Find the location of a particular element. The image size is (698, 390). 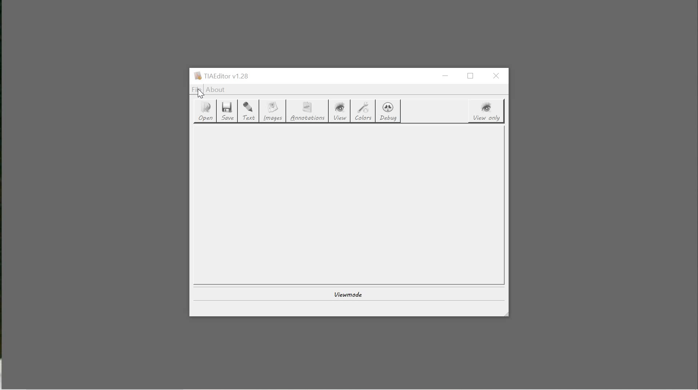

view mode is located at coordinates (347, 293).